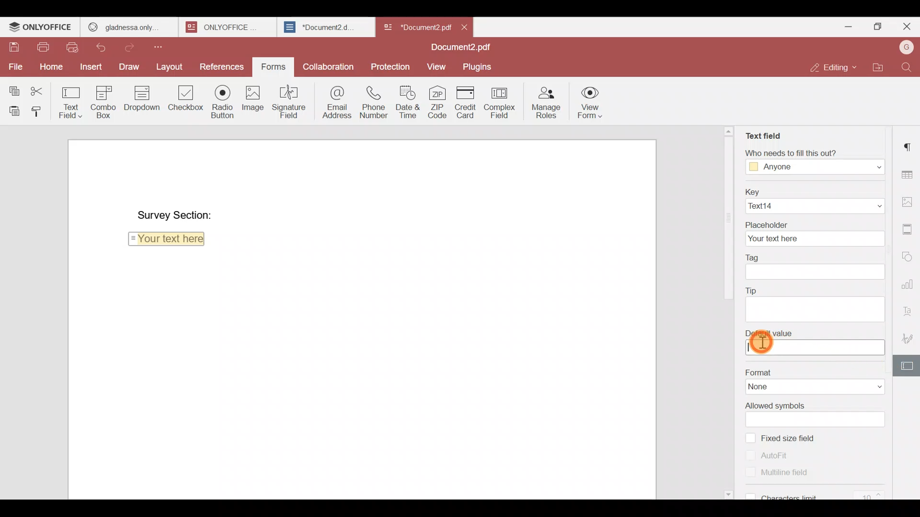 The height and width of the screenshot is (517, 920). What do you see at coordinates (169, 241) in the screenshot?
I see `Your text here` at bounding box center [169, 241].